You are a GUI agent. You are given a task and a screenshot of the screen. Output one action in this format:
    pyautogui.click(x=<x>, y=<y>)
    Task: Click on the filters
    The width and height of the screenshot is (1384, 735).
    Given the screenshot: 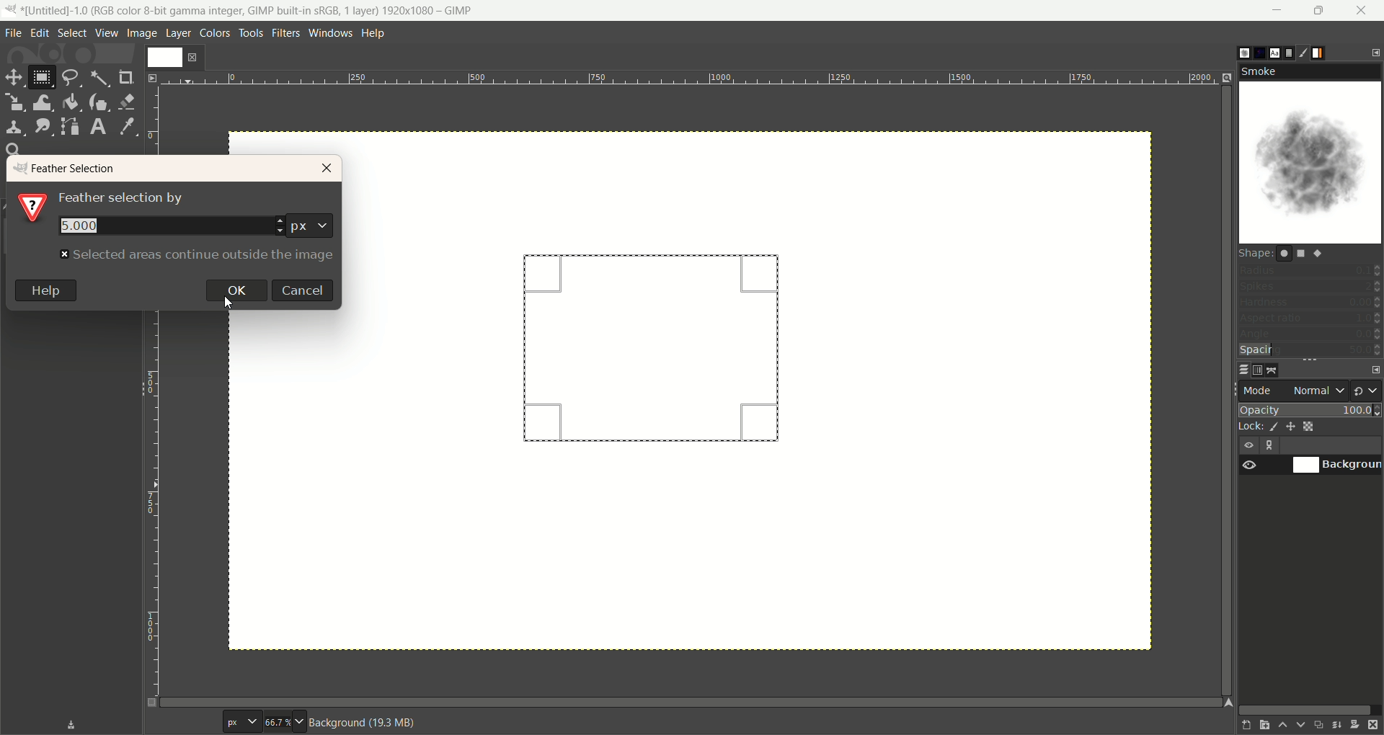 What is the action you would take?
    pyautogui.click(x=285, y=33)
    